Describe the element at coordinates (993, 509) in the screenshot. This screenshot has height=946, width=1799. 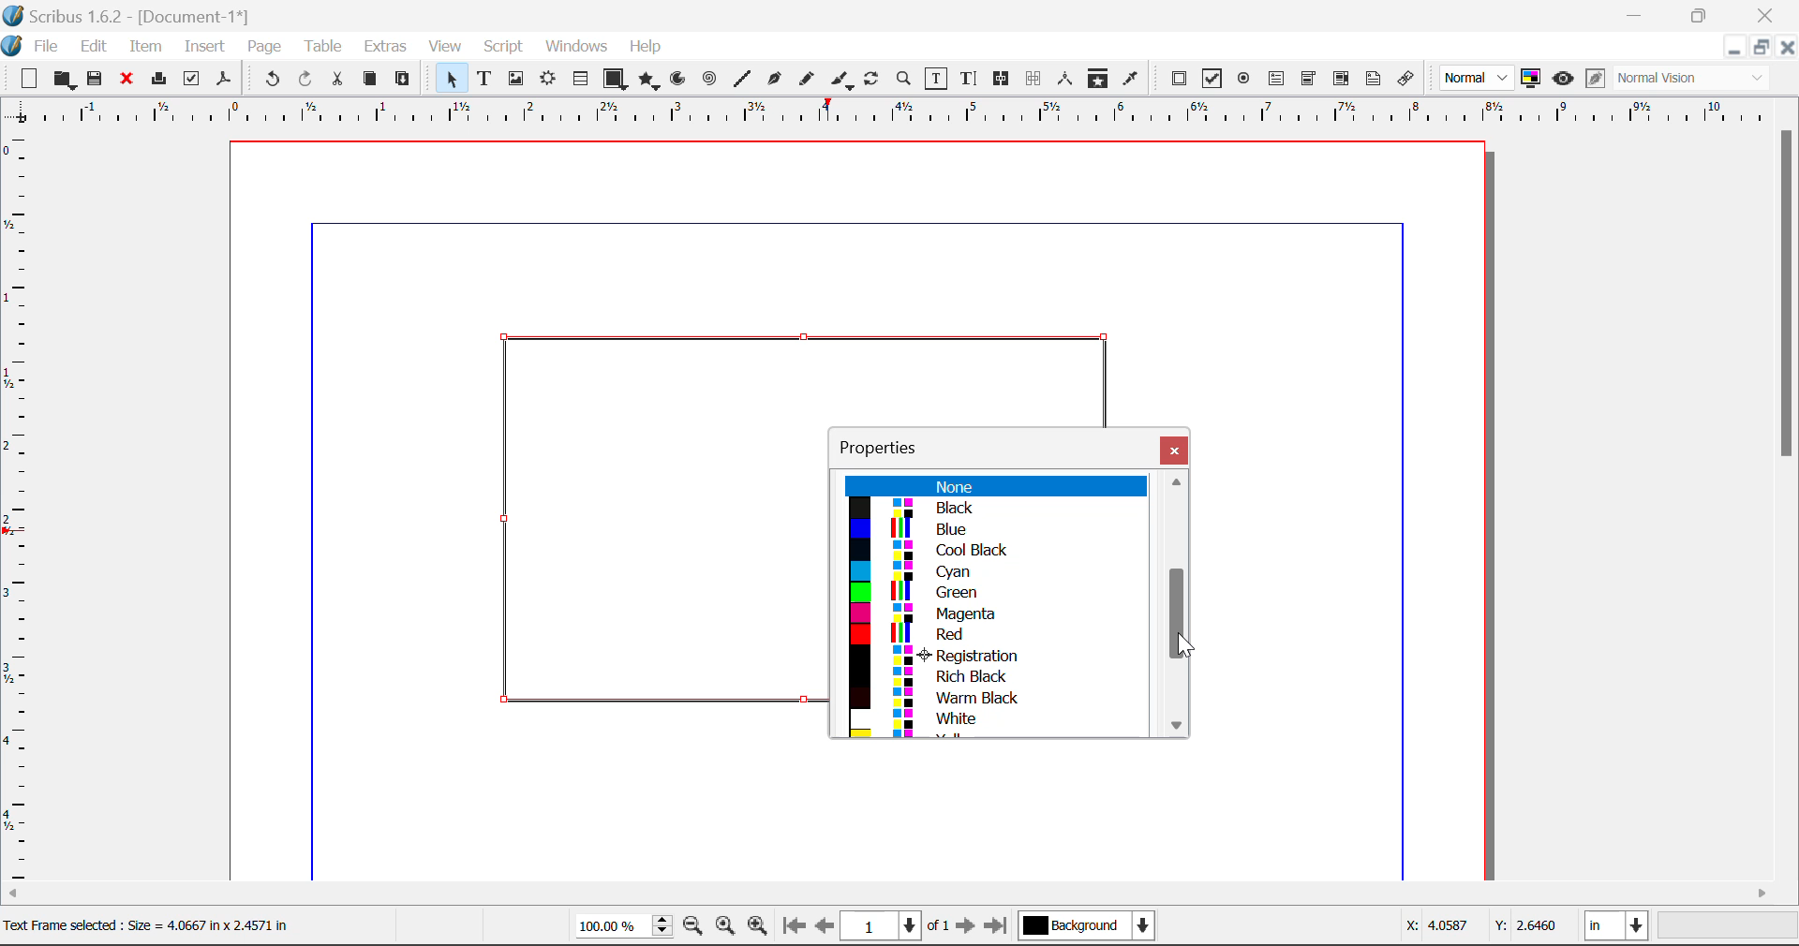
I see `Black` at that location.